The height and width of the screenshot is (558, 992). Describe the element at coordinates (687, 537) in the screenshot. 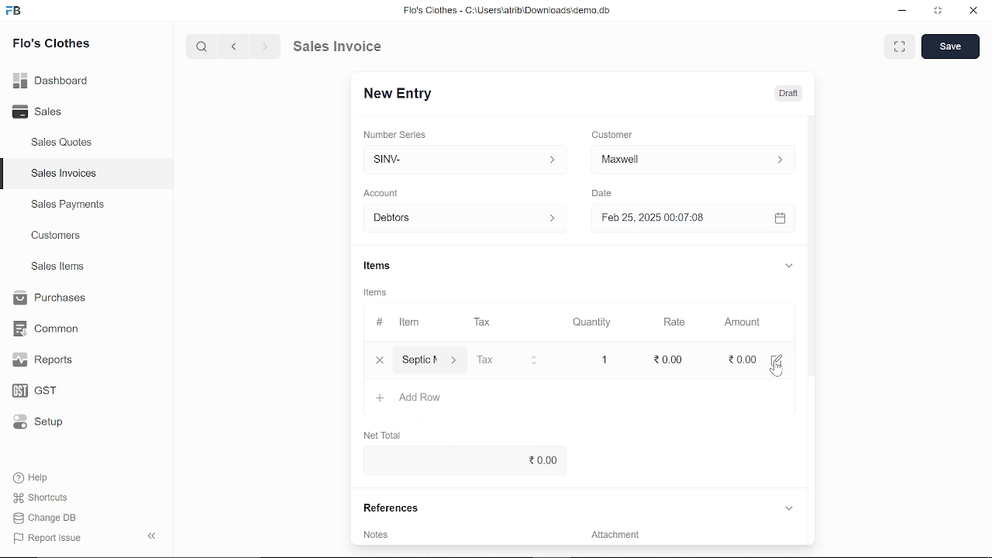

I see `Add attachment` at that location.